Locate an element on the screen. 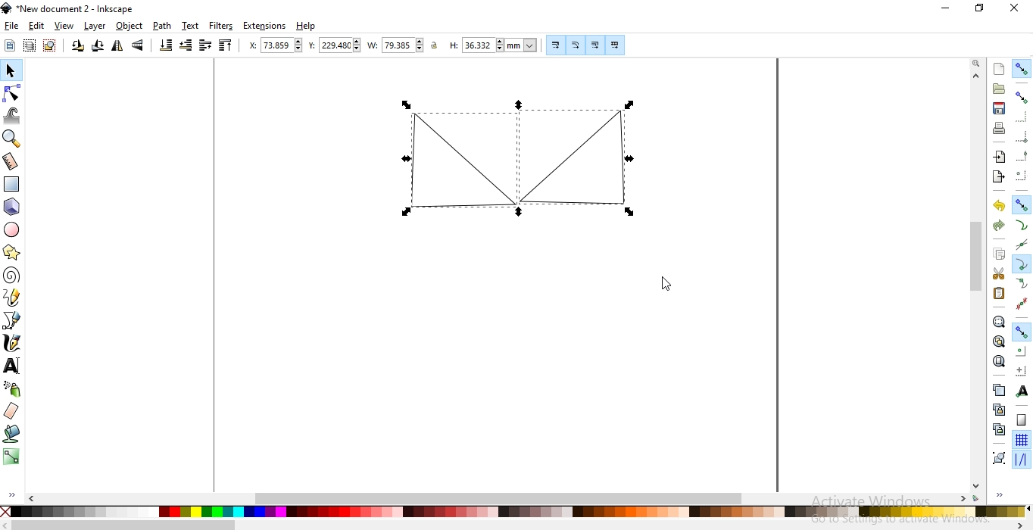  expand/hide sidebar is located at coordinates (1000, 494).